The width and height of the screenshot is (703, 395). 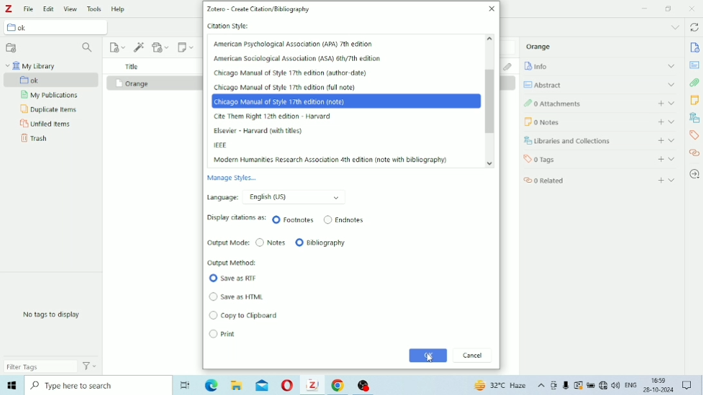 I want to click on Output Method:, so click(x=233, y=262).